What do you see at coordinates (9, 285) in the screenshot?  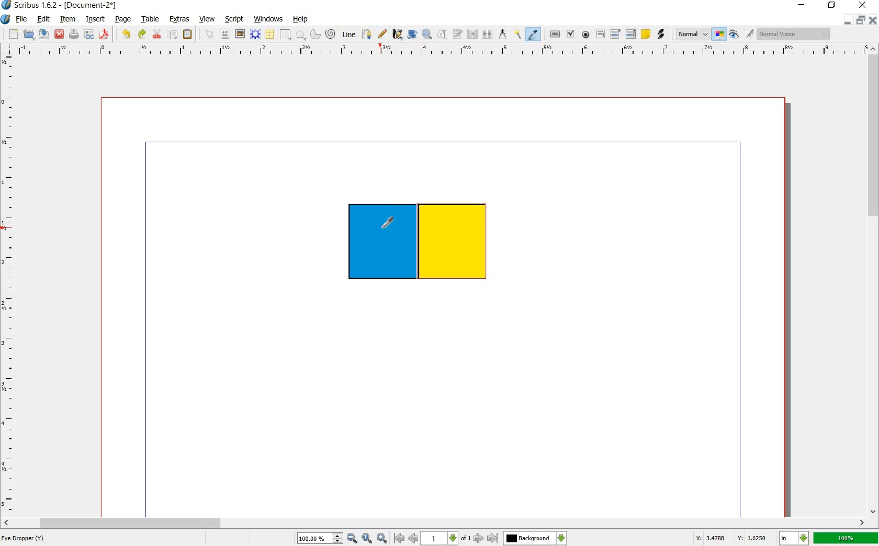 I see `ruler` at bounding box center [9, 285].